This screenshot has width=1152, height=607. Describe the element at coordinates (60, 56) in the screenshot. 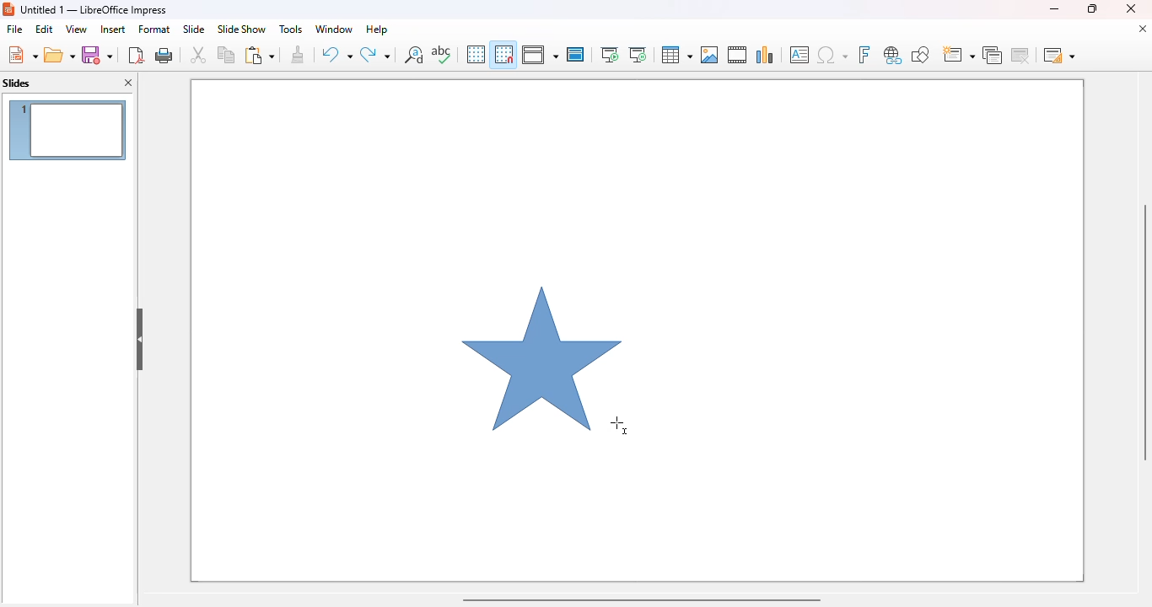

I see `open` at that location.